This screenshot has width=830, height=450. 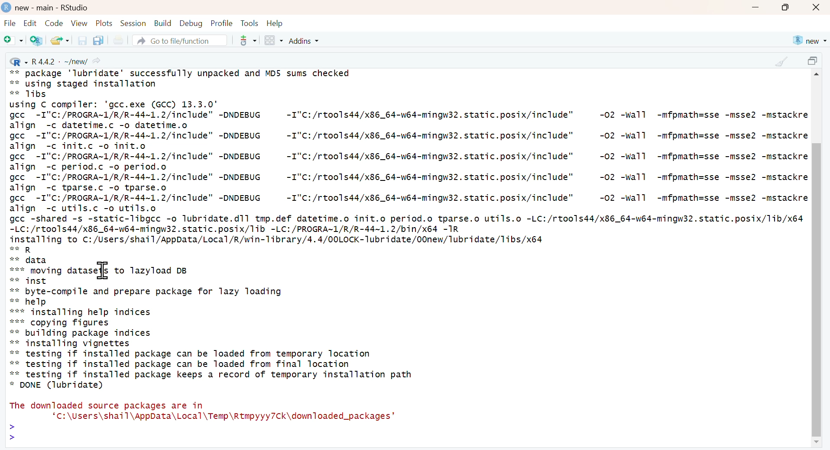 I want to click on scroll down, so click(x=815, y=443).